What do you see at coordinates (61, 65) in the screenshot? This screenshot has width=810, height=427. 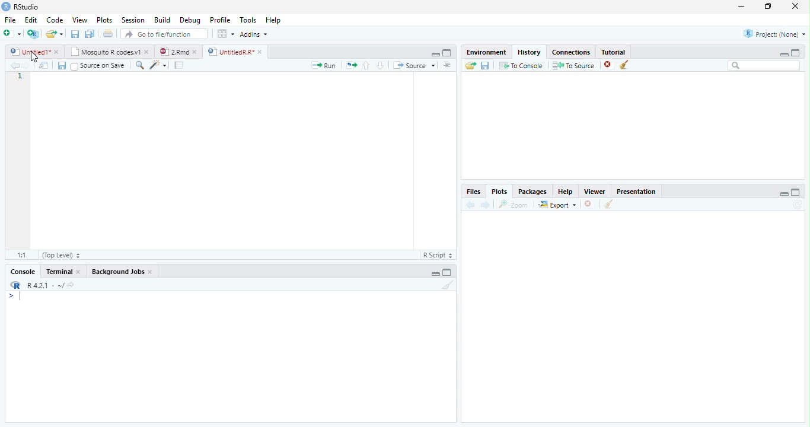 I see `Save current document` at bounding box center [61, 65].